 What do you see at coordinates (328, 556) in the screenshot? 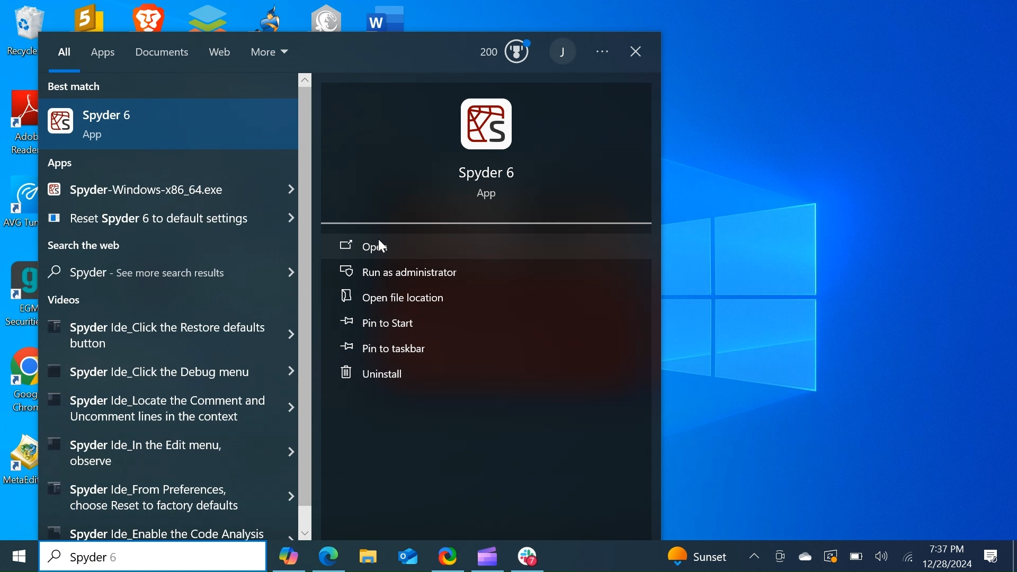
I see `Microsoft Edge` at bounding box center [328, 556].